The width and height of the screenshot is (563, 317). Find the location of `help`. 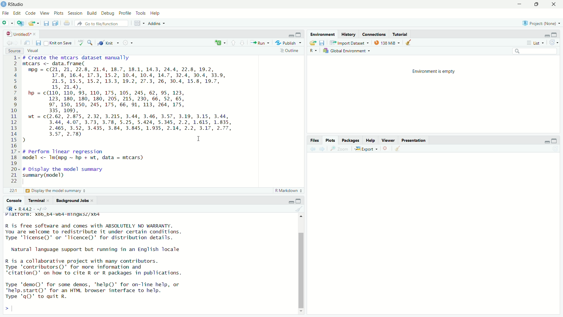

help is located at coordinates (156, 14).